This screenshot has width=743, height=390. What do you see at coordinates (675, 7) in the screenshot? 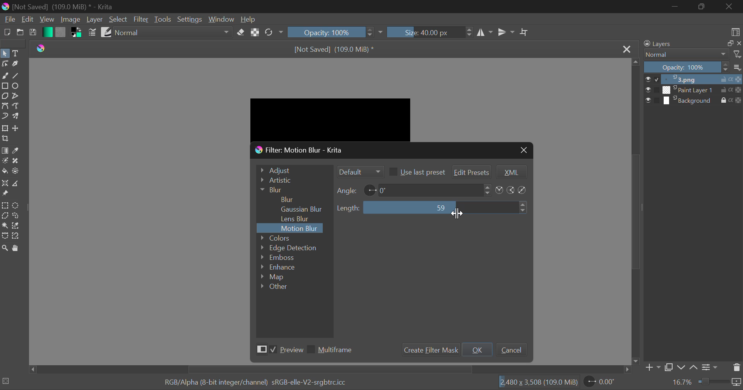
I see `Restore Down` at bounding box center [675, 7].